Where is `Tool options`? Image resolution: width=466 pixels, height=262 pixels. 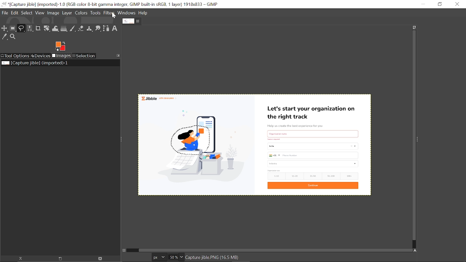
Tool options is located at coordinates (15, 56).